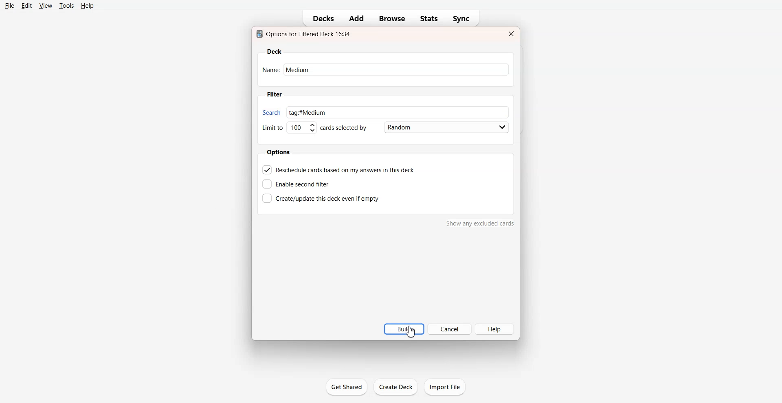 Image resolution: width=782 pixels, height=403 pixels. I want to click on Reschedule cards based on my answer, so click(339, 169).